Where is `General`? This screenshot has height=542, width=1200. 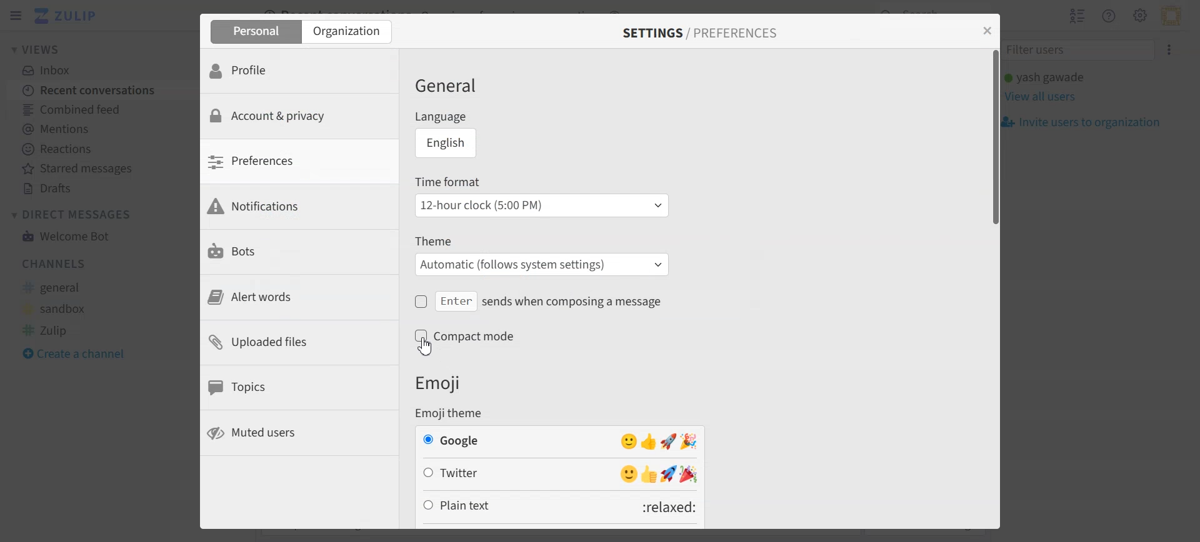 General is located at coordinates (456, 85).